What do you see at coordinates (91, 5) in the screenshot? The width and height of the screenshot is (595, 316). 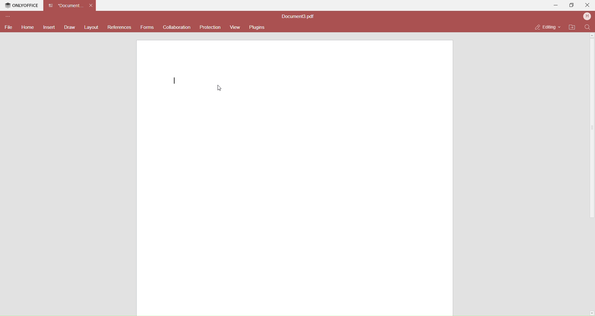 I see `Close Tab` at bounding box center [91, 5].